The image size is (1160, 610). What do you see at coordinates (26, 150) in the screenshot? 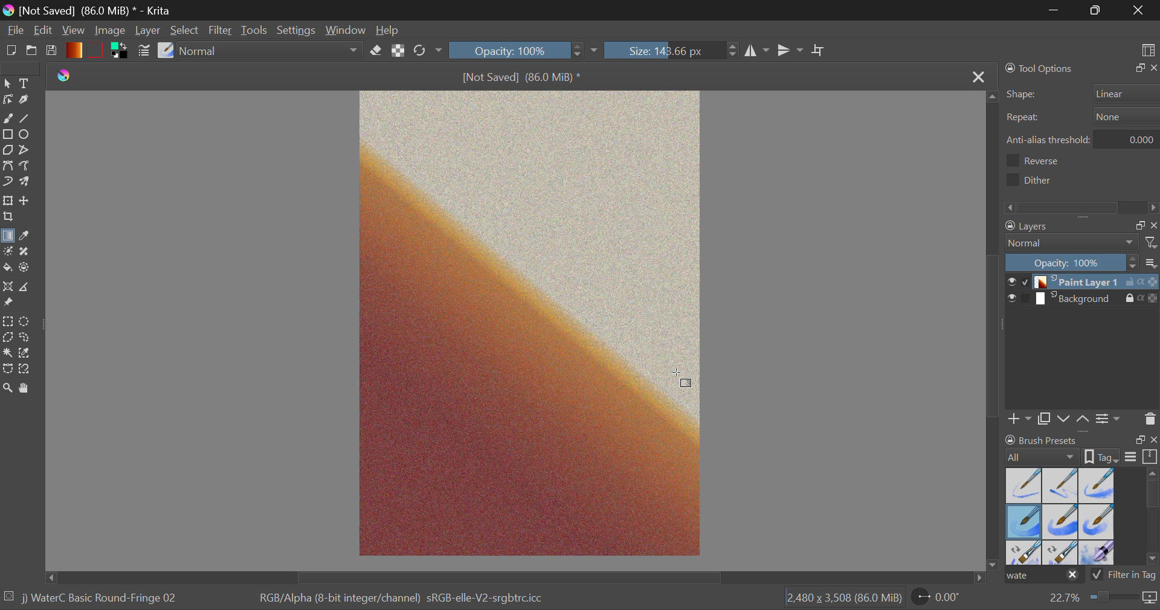
I see `Polyline` at bounding box center [26, 150].